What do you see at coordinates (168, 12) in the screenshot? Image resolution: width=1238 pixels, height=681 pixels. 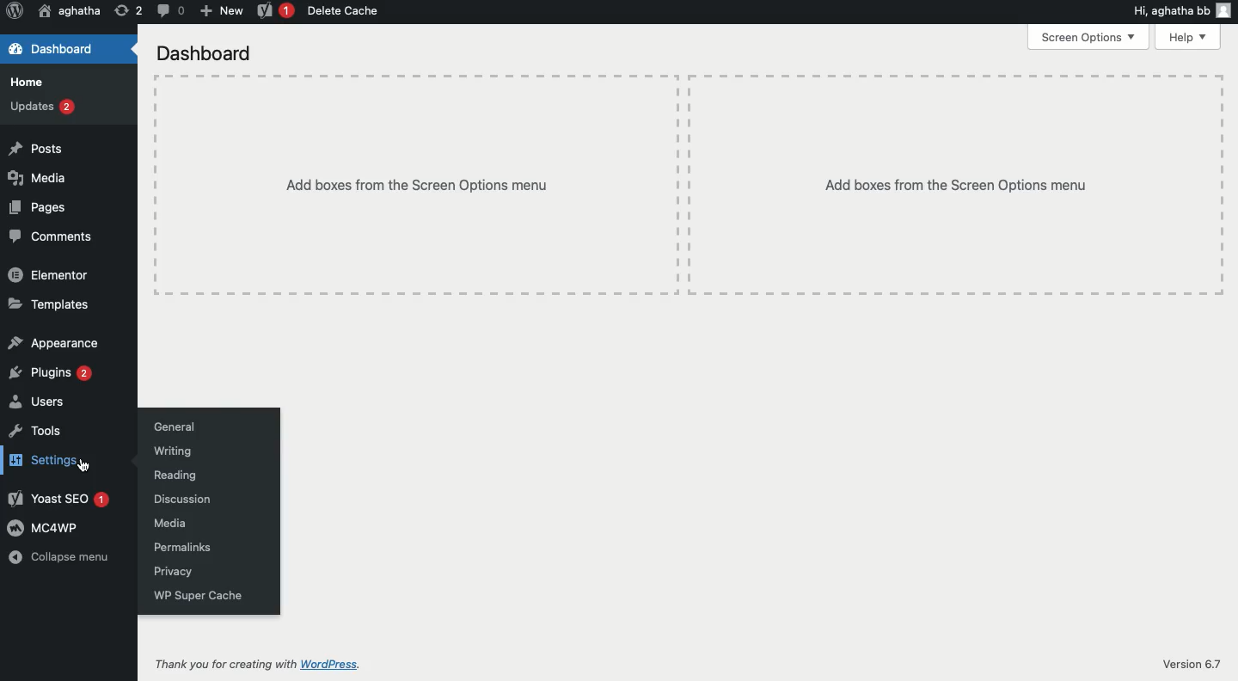 I see `Comment` at bounding box center [168, 12].